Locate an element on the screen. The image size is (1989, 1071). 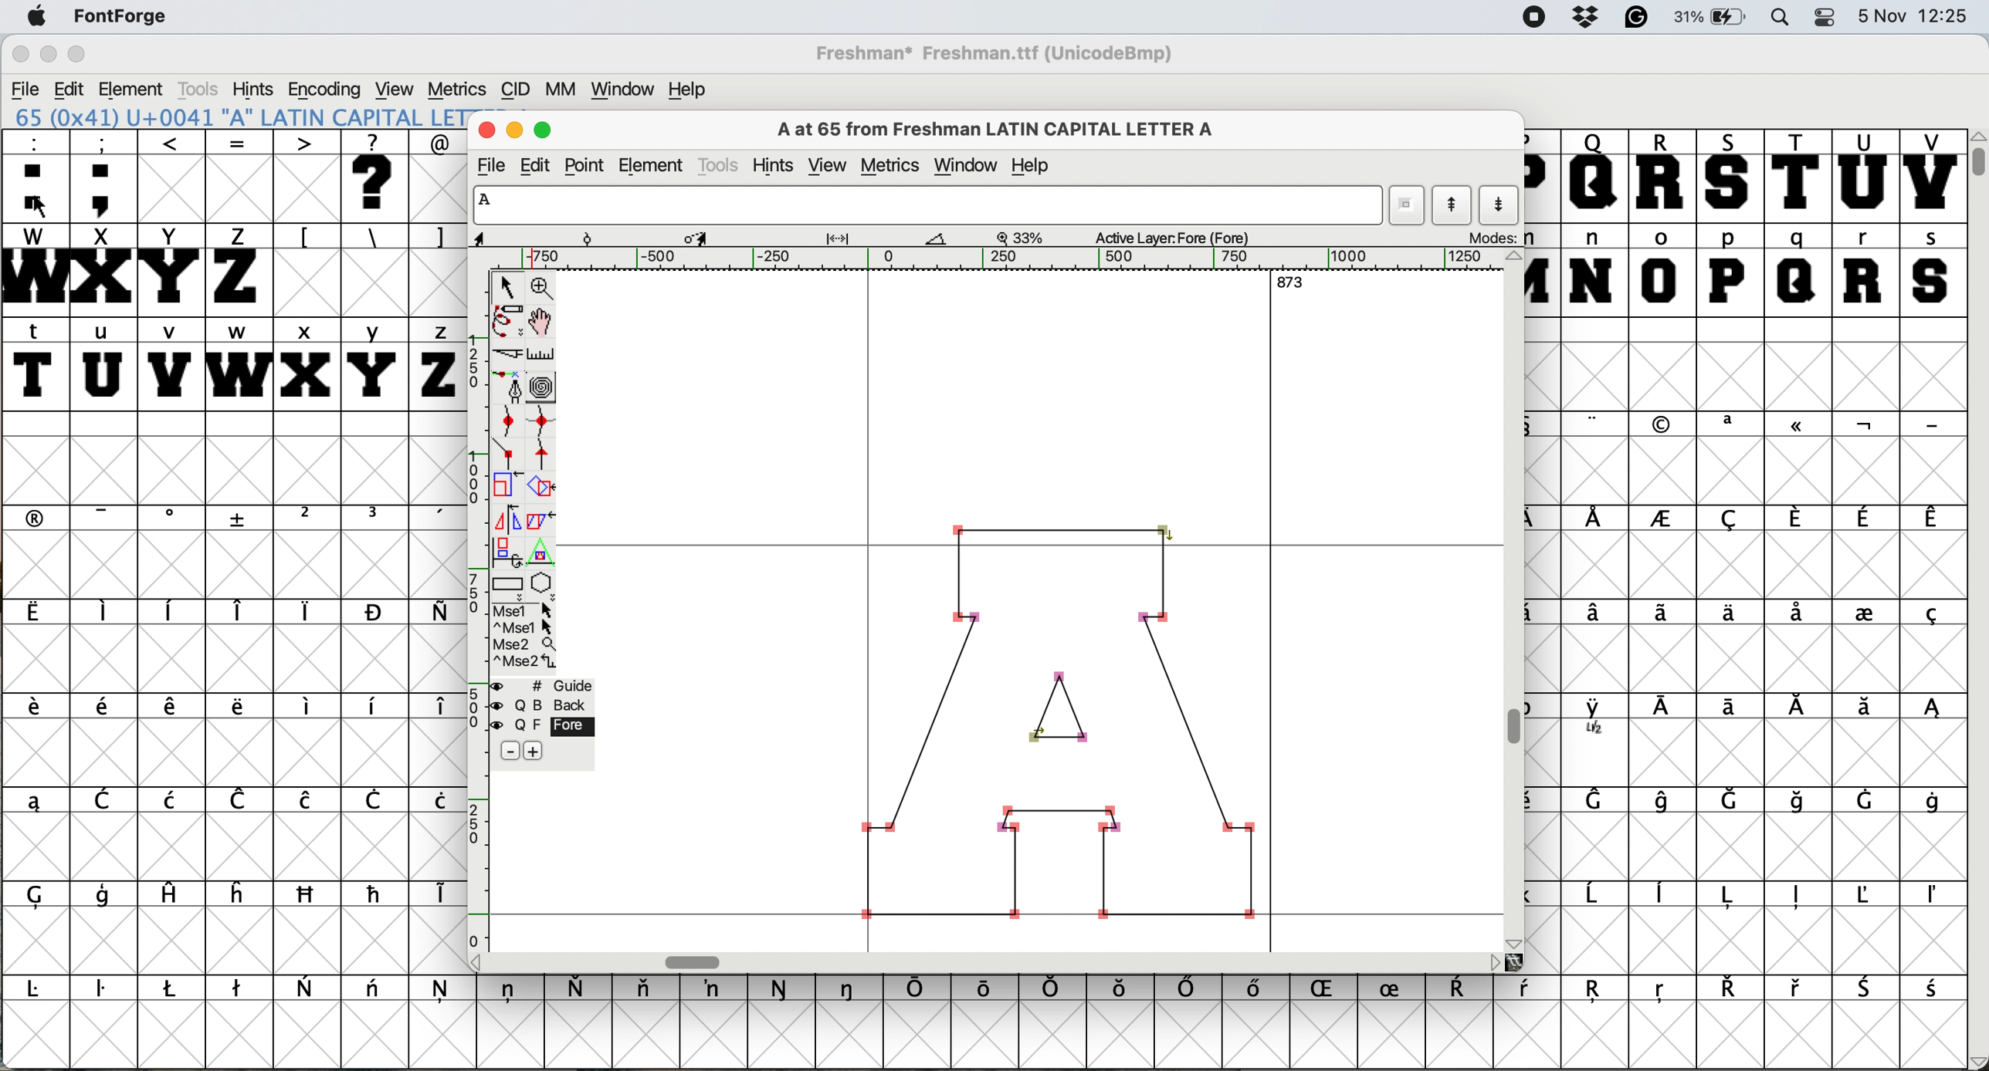
r is located at coordinates (1866, 270).